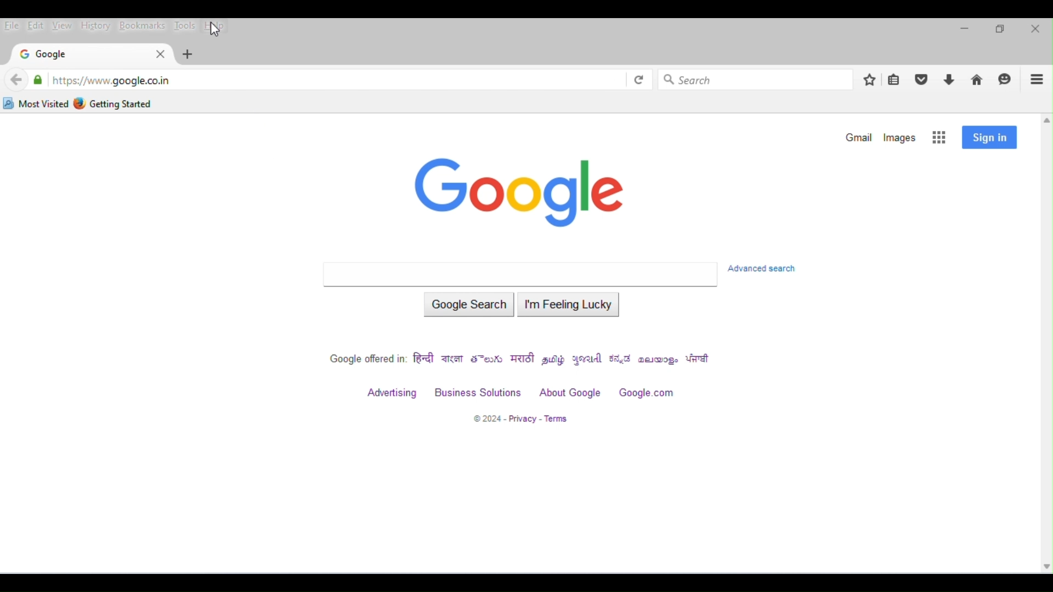 This screenshot has height=592, width=1053. I want to click on most visited, so click(36, 104).